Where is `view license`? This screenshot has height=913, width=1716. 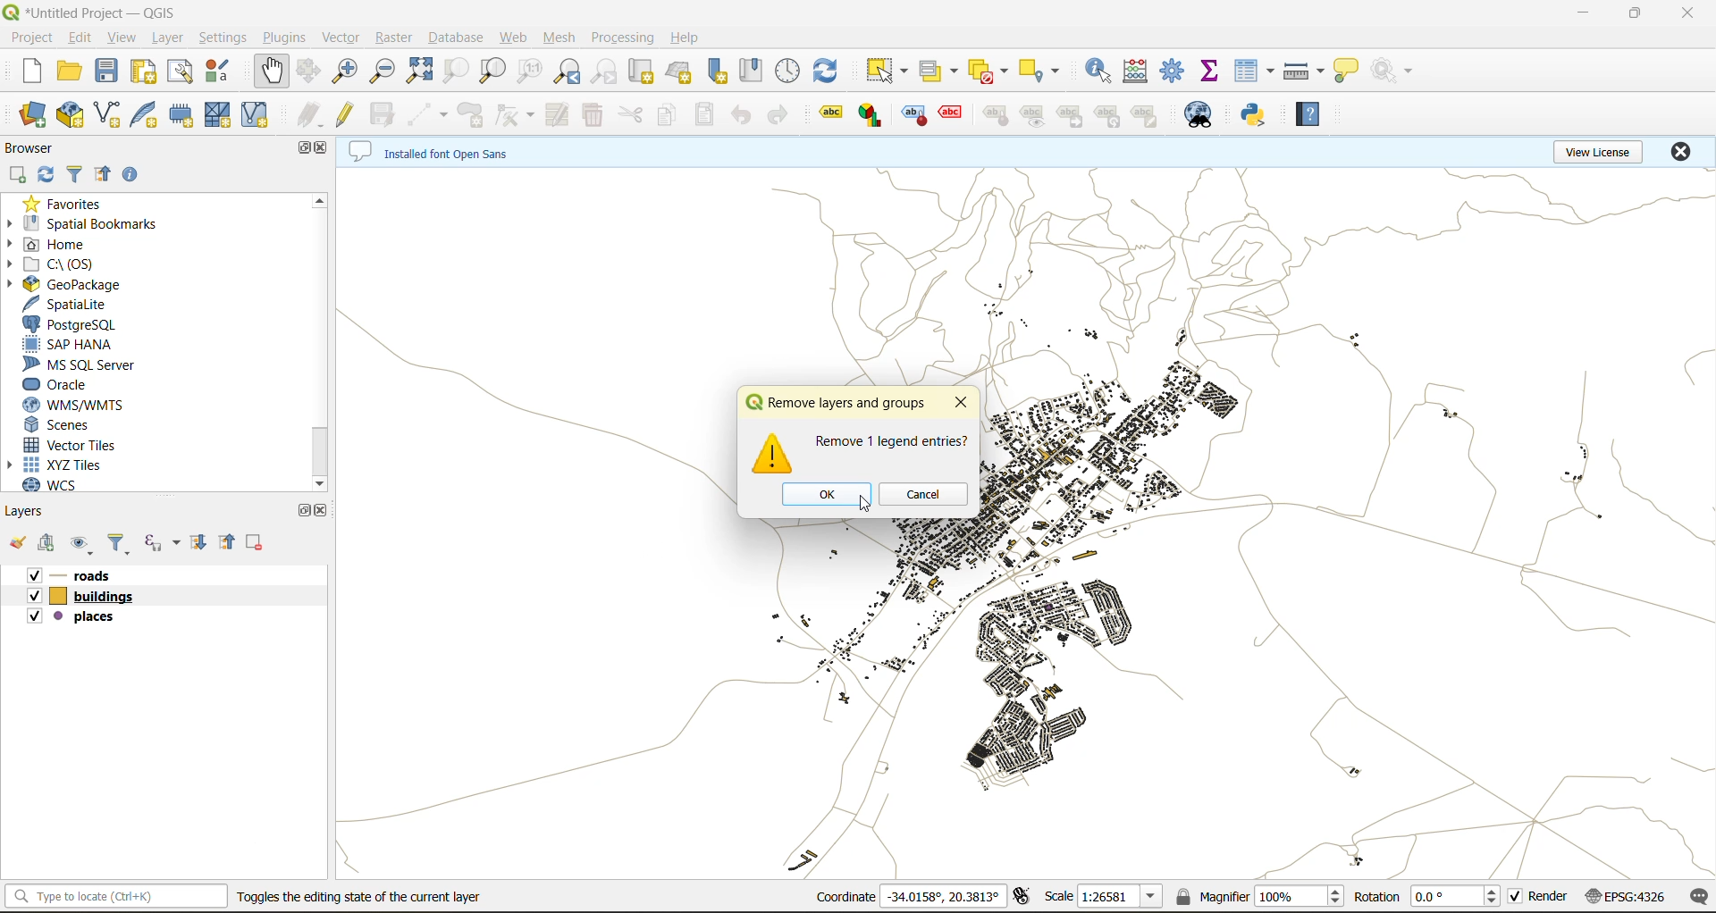
view license is located at coordinates (1603, 152).